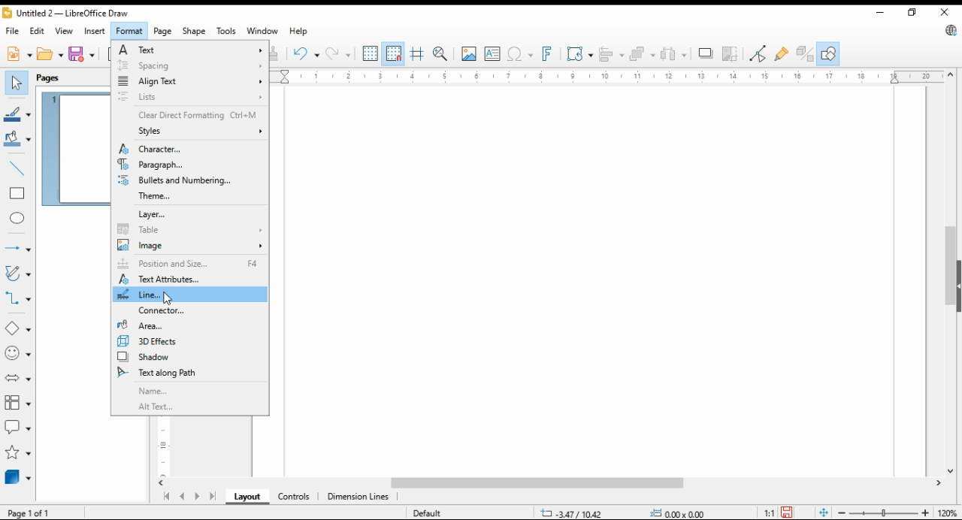 This screenshot has height=520, width=962. What do you see at coordinates (17, 83) in the screenshot?
I see `select` at bounding box center [17, 83].